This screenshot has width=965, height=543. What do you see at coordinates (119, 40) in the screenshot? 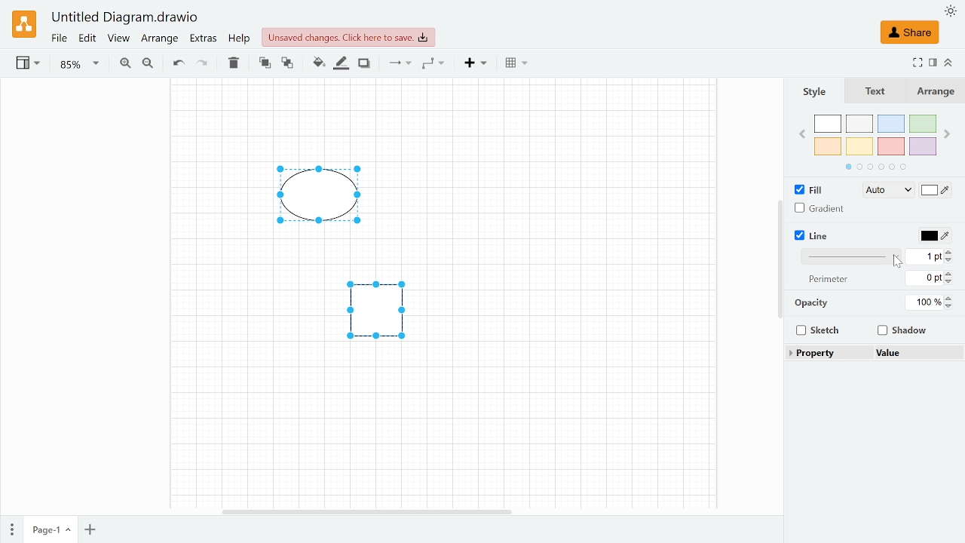
I see `View` at bounding box center [119, 40].